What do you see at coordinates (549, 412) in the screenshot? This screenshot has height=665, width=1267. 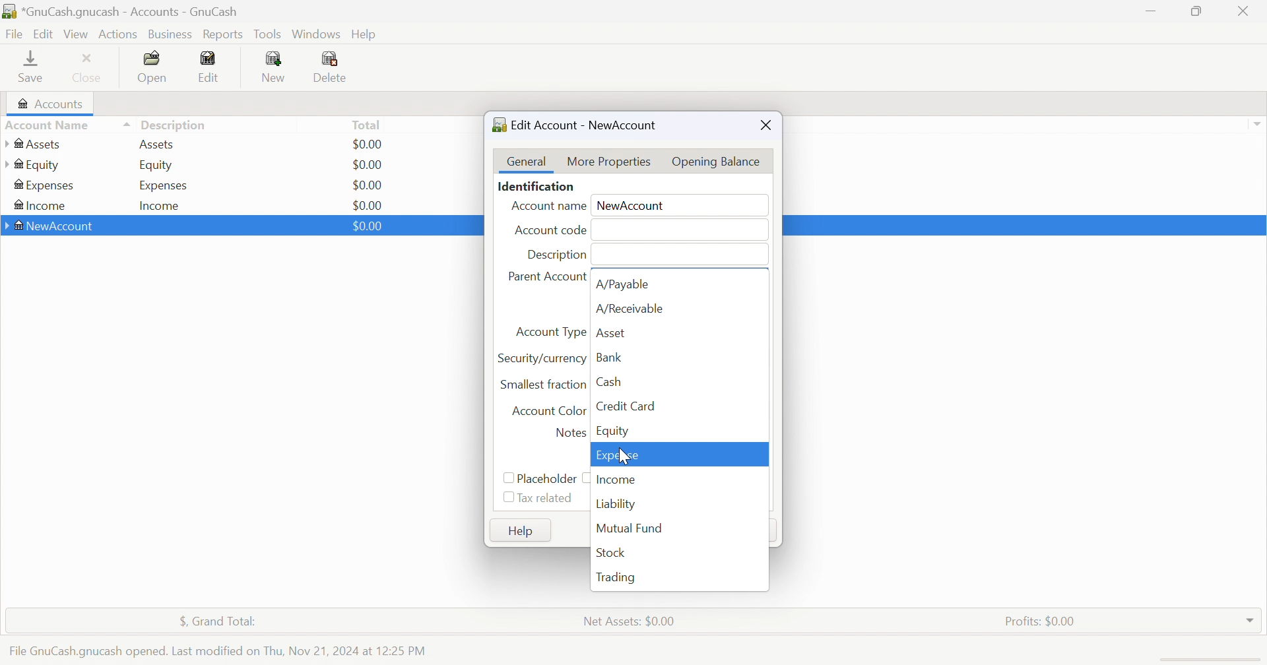 I see `Account Color` at bounding box center [549, 412].